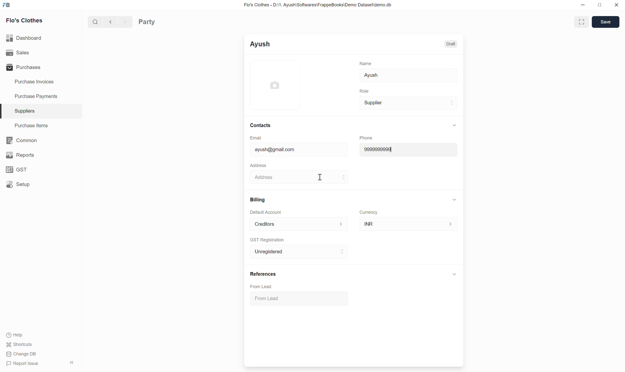 The width and height of the screenshot is (625, 372). I want to click on Next, so click(126, 22).